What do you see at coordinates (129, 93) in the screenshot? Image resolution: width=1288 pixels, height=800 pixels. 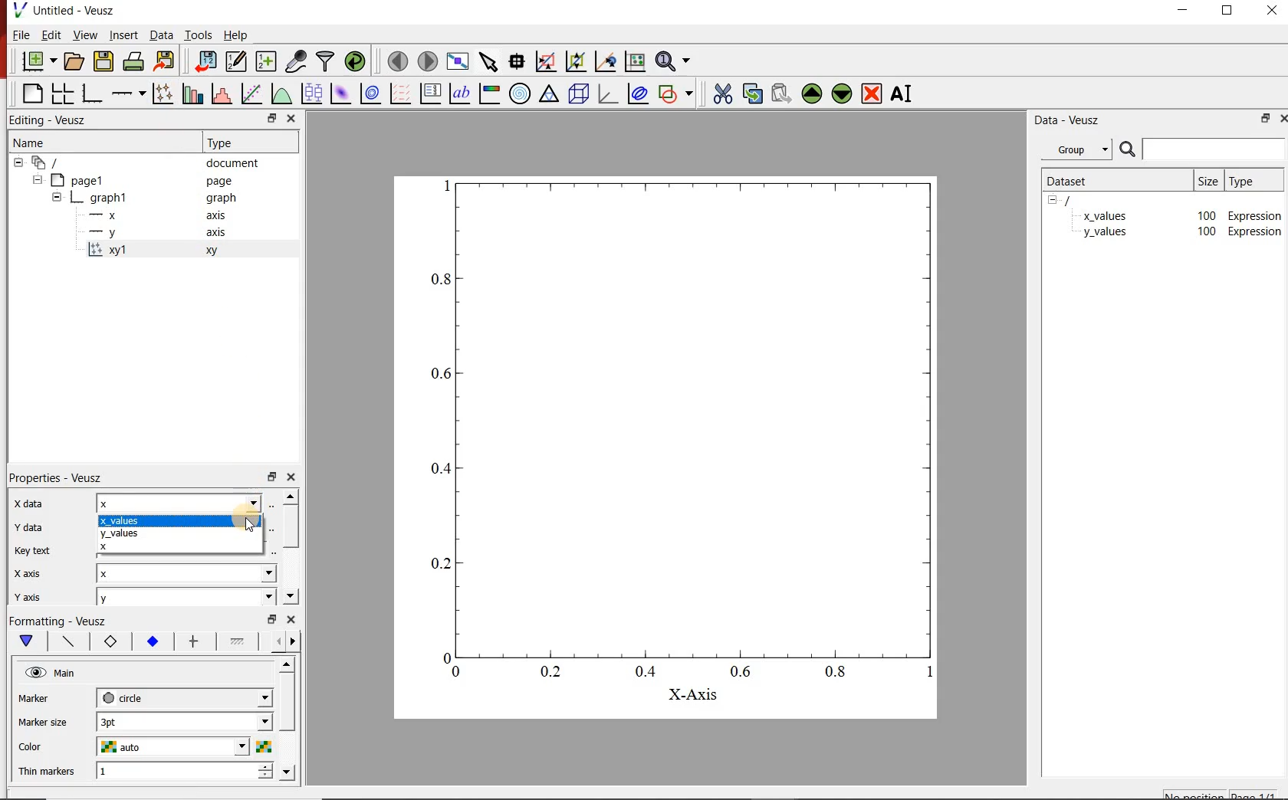 I see `add axis on the plot` at bounding box center [129, 93].